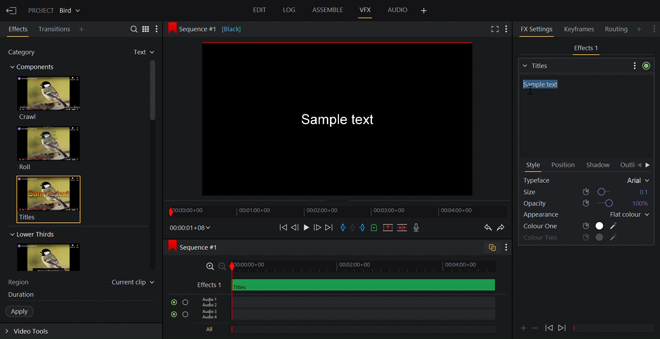 This screenshot has width=660, height=339. What do you see at coordinates (354, 227) in the screenshot?
I see `Clear marks` at bounding box center [354, 227].